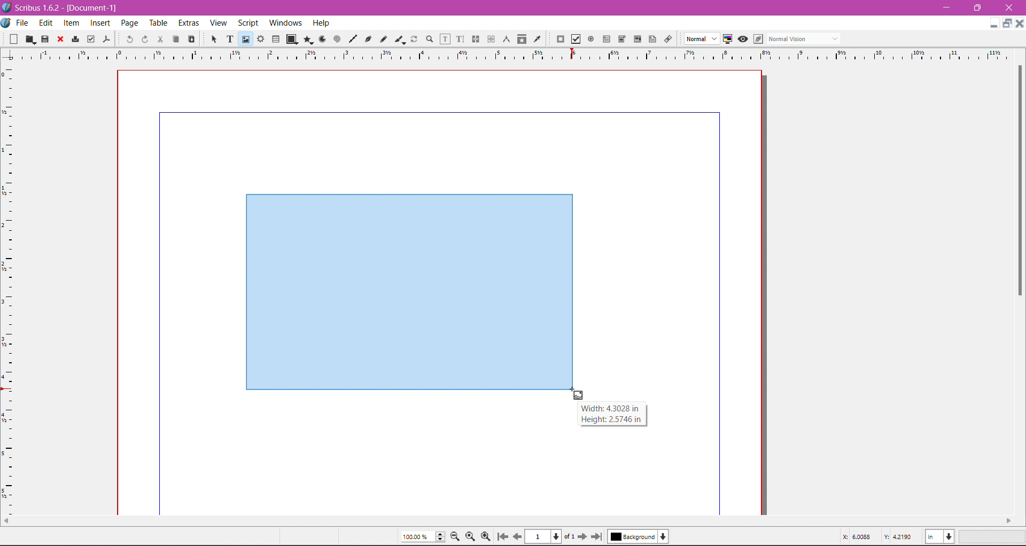 The image size is (1026, 546). What do you see at coordinates (611, 414) in the screenshot?
I see `Tooltip` at bounding box center [611, 414].